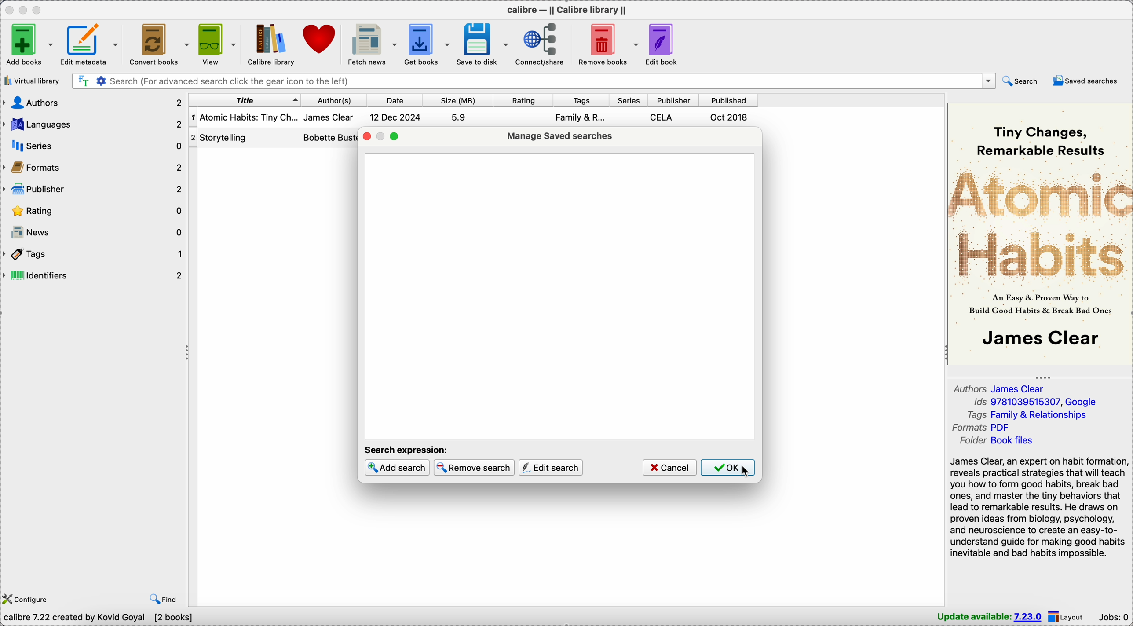 The height and width of the screenshot is (626, 1133). I want to click on Ids: 97810395153985307, google, so click(1034, 403).